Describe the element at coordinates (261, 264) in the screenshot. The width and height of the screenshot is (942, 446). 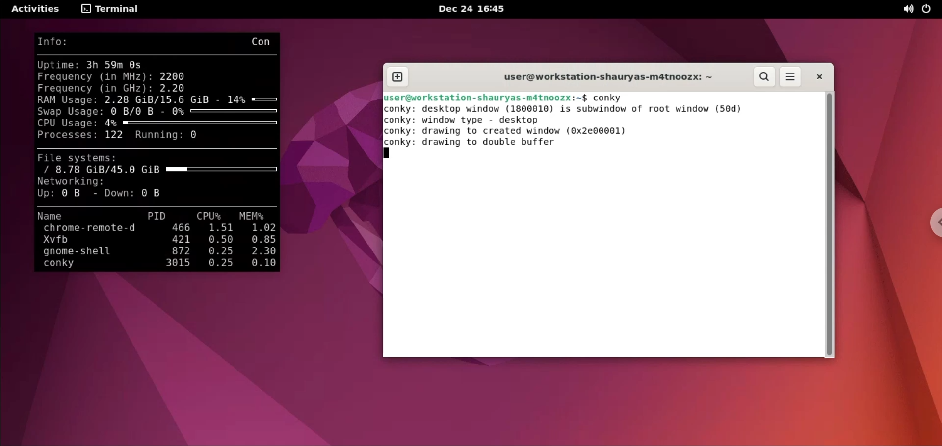
I see `0.10` at that location.